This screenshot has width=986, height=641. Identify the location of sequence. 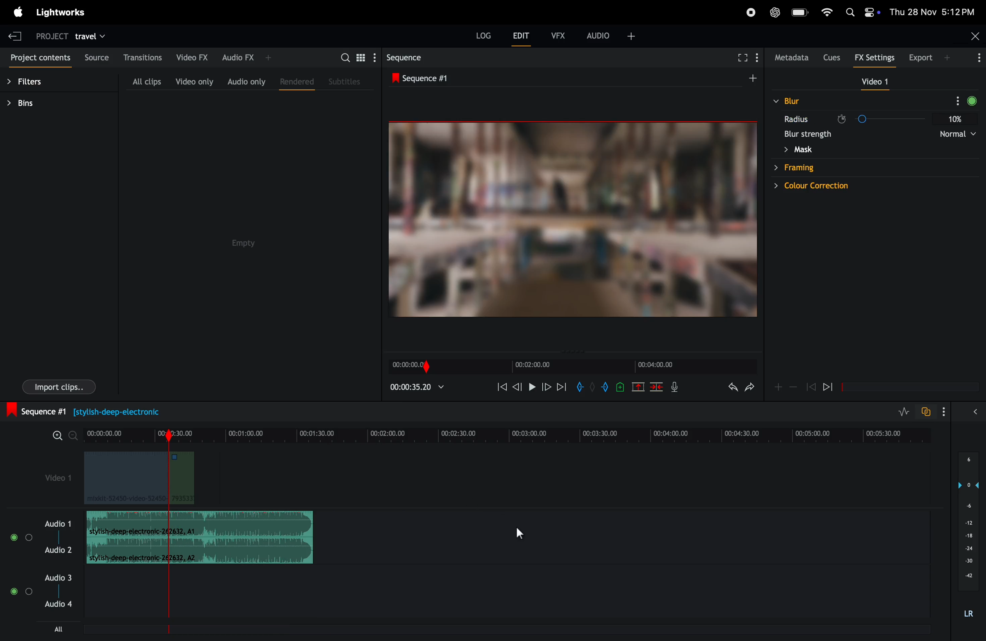
(414, 57).